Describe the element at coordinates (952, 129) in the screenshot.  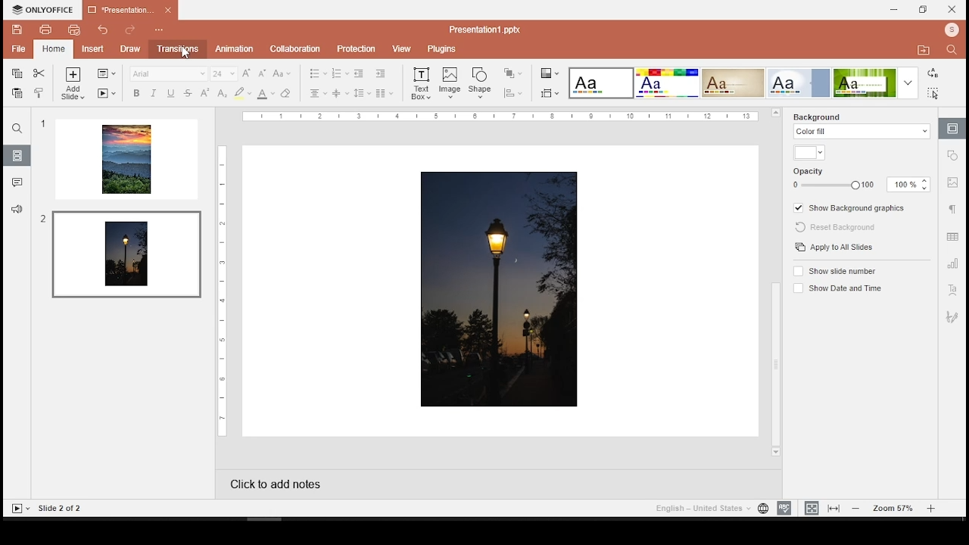
I see `slide settings` at that location.